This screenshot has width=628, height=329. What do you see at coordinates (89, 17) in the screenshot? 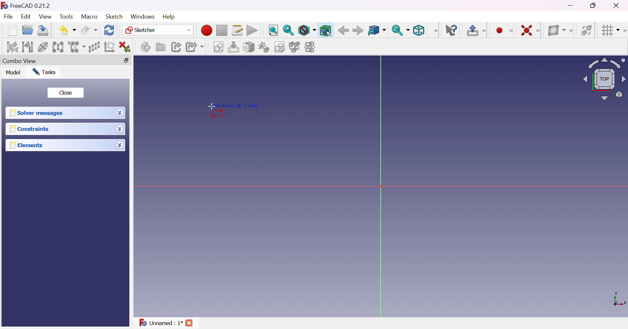
I see `Macro` at bounding box center [89, 17].